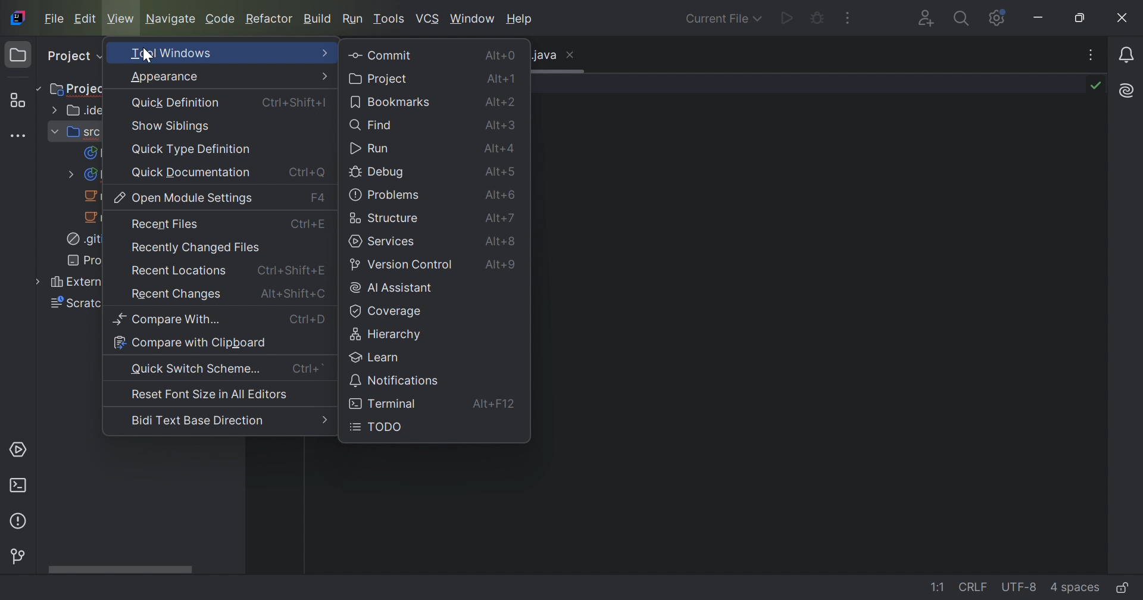 The height and width of the screenshot is (600, 1143). I want to click on Search everywhere, so click(964, 19).